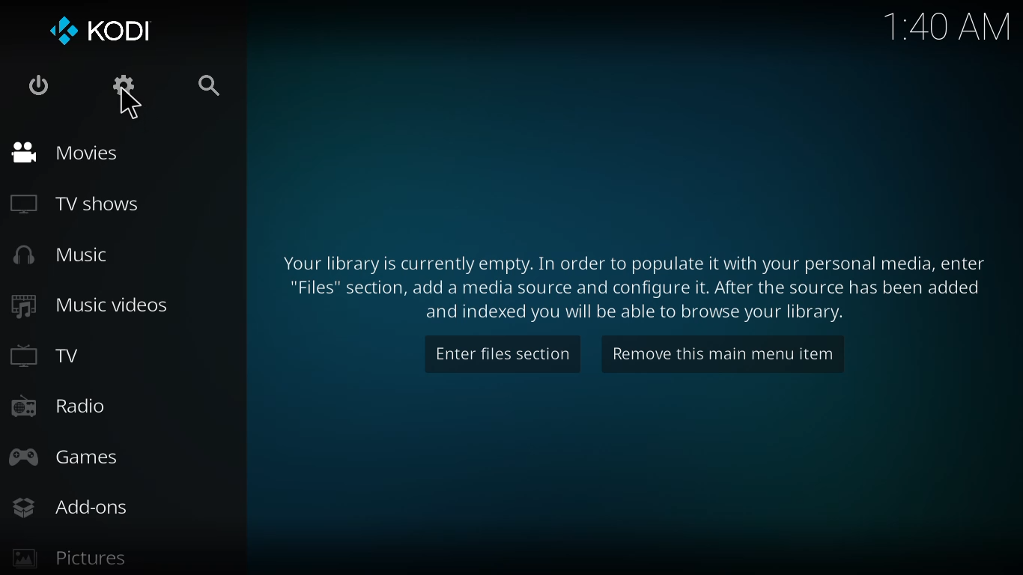 The image size is (1023, 575). Describe the element at coordinates (501, 352) in the screenshot. I see `enter files section` at that location.